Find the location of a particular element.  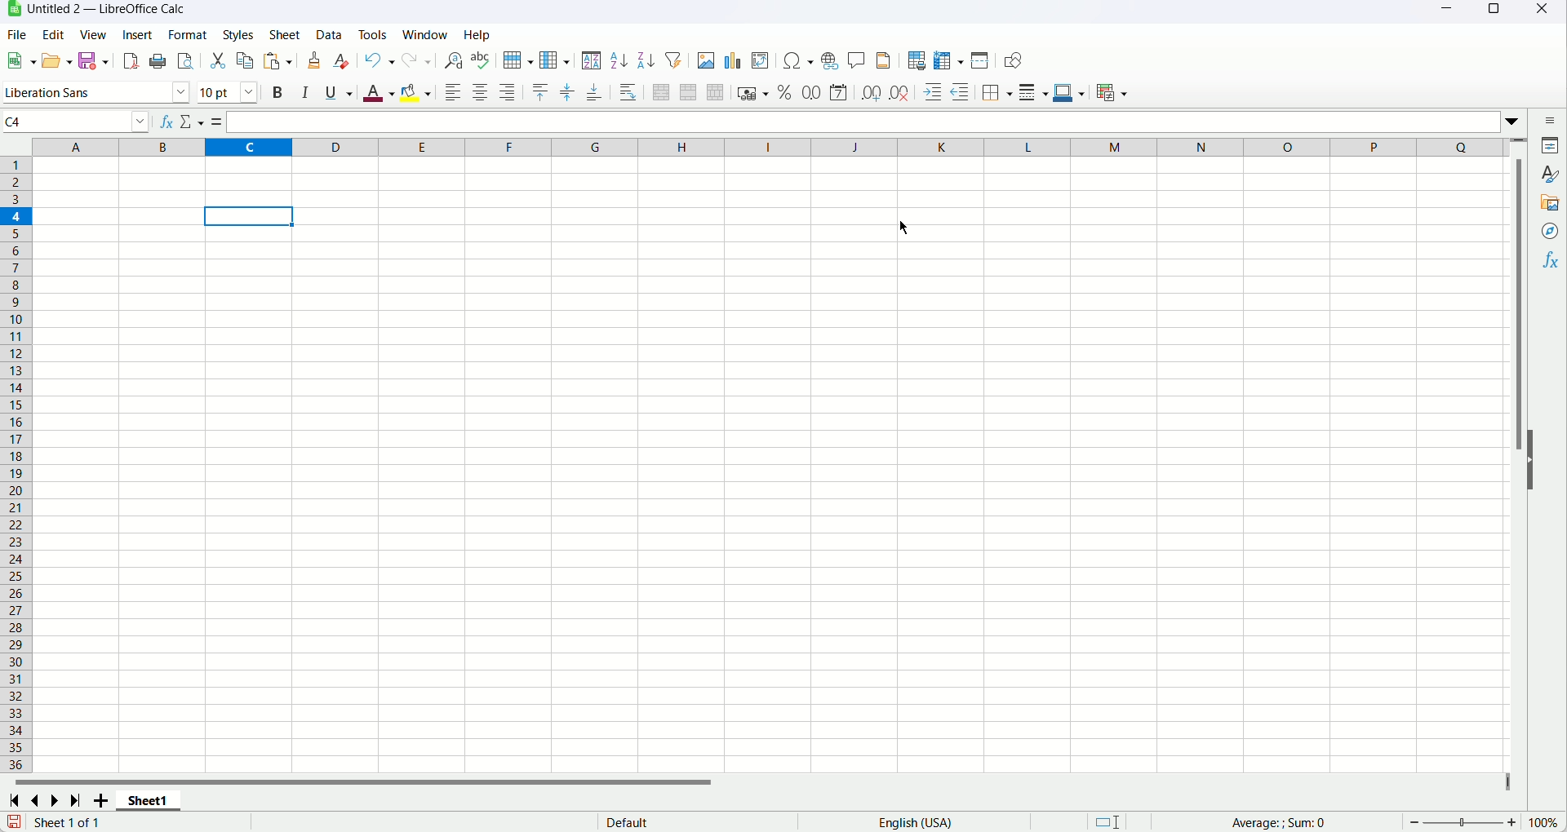

Define print area is located at coordinates (917, 61).